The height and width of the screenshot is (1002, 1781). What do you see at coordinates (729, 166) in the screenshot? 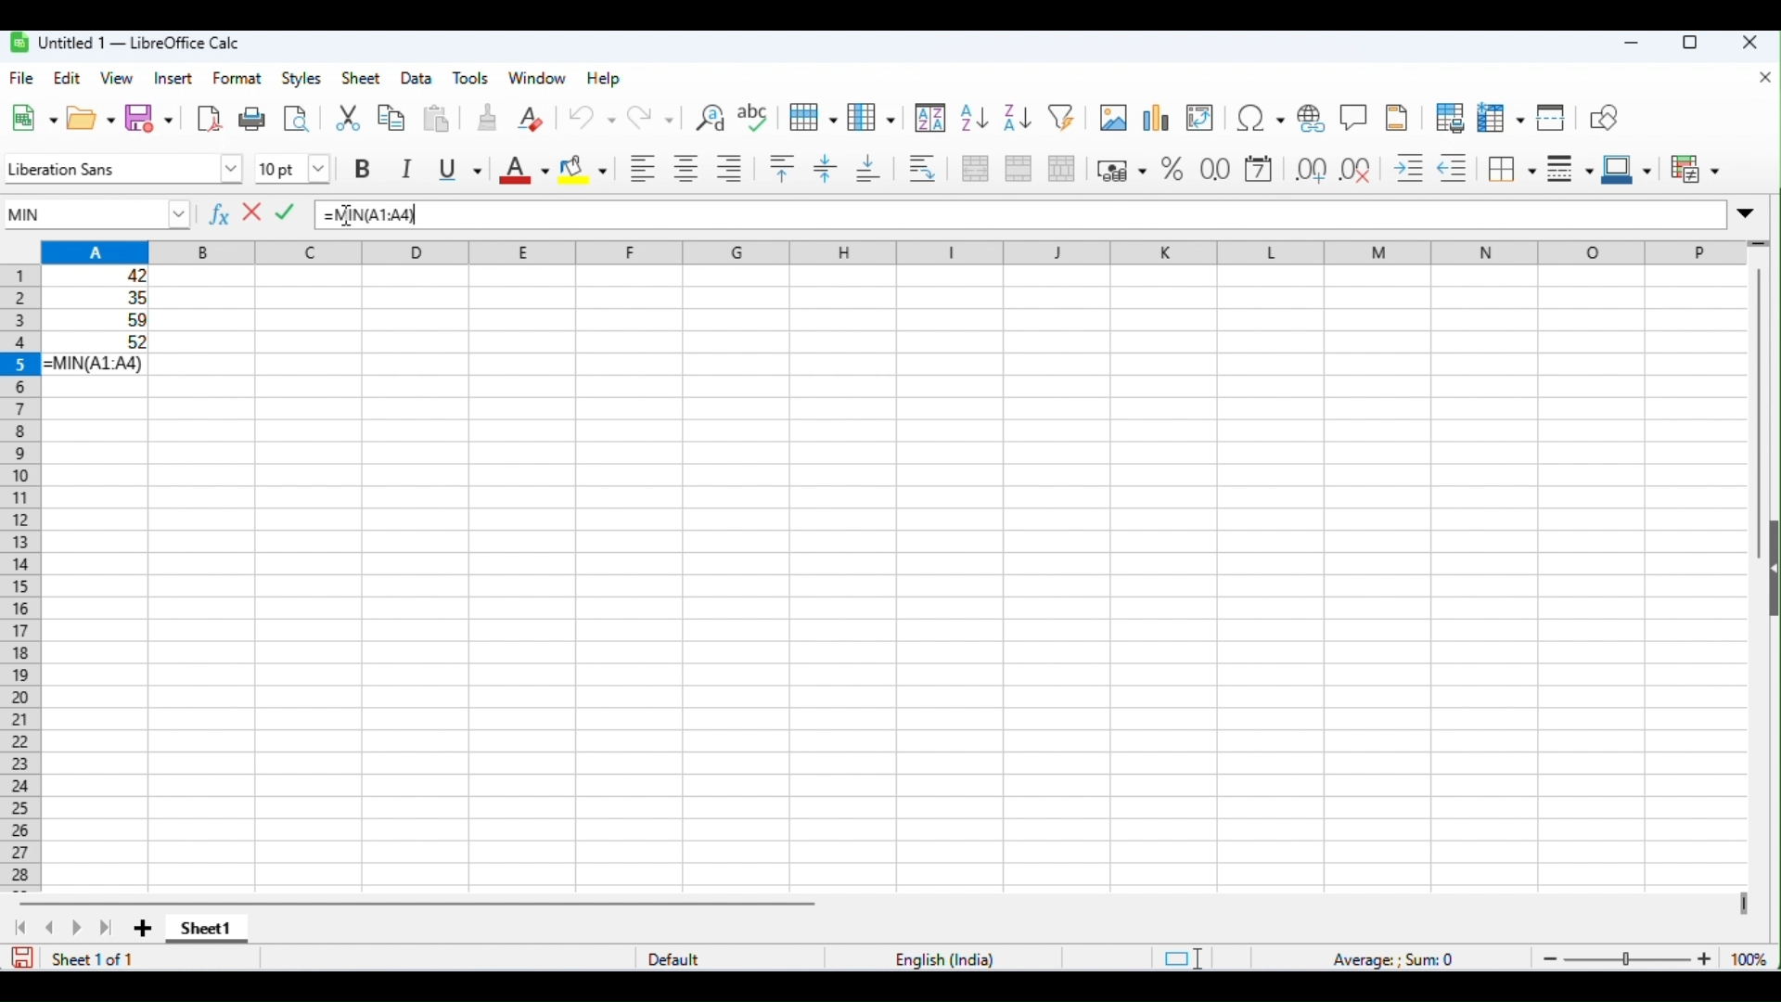
I see `align right` at bounding box center [729, 166].